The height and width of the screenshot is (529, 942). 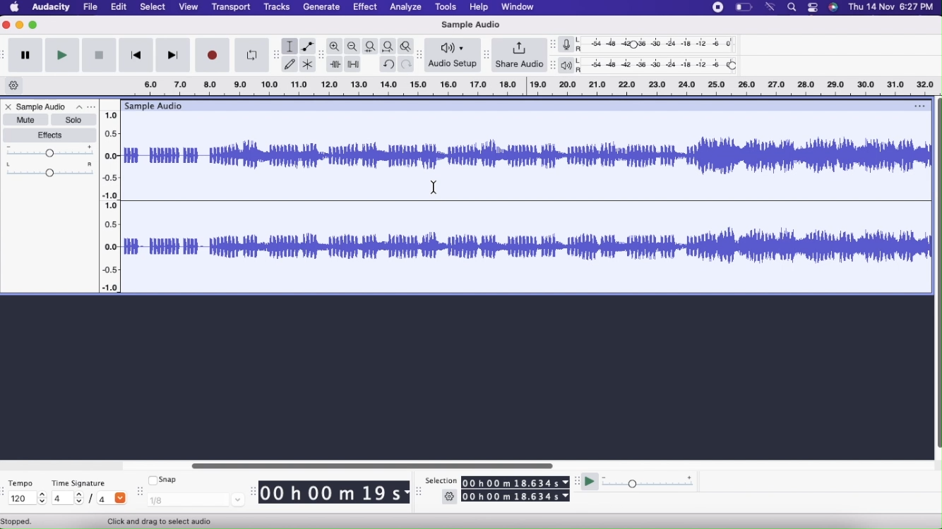 What do you see at coordinates (389, 47) in the screenshot?
I see `Fit Project to width` at bounding box center [389, 47].